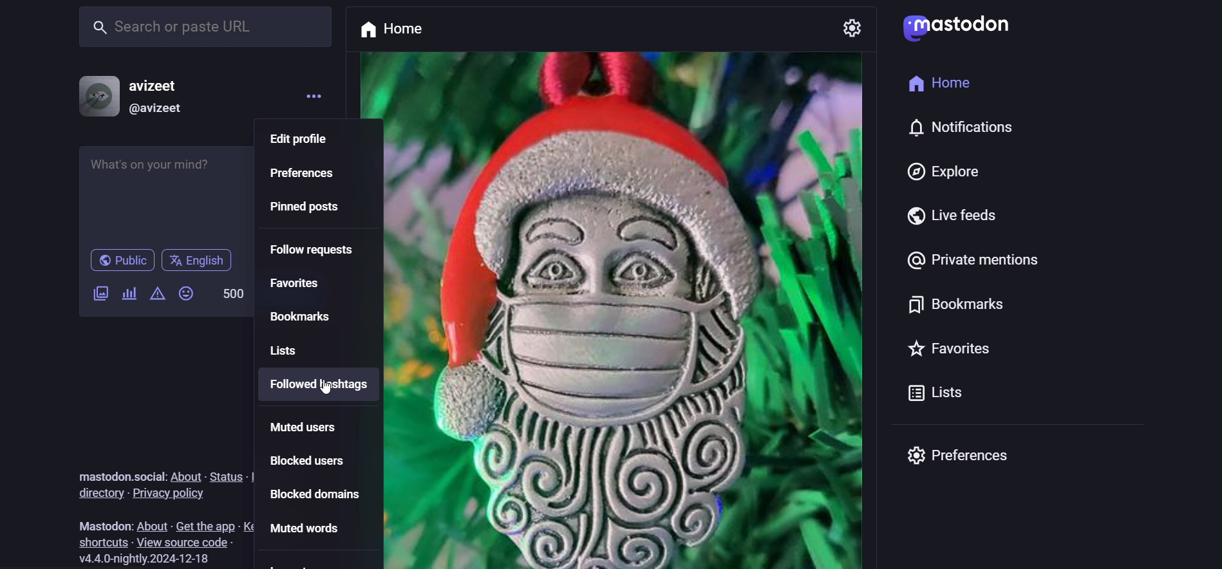  Describe the element at coordinates (315, 429) in the screenshot. I see `muted users` at that location.